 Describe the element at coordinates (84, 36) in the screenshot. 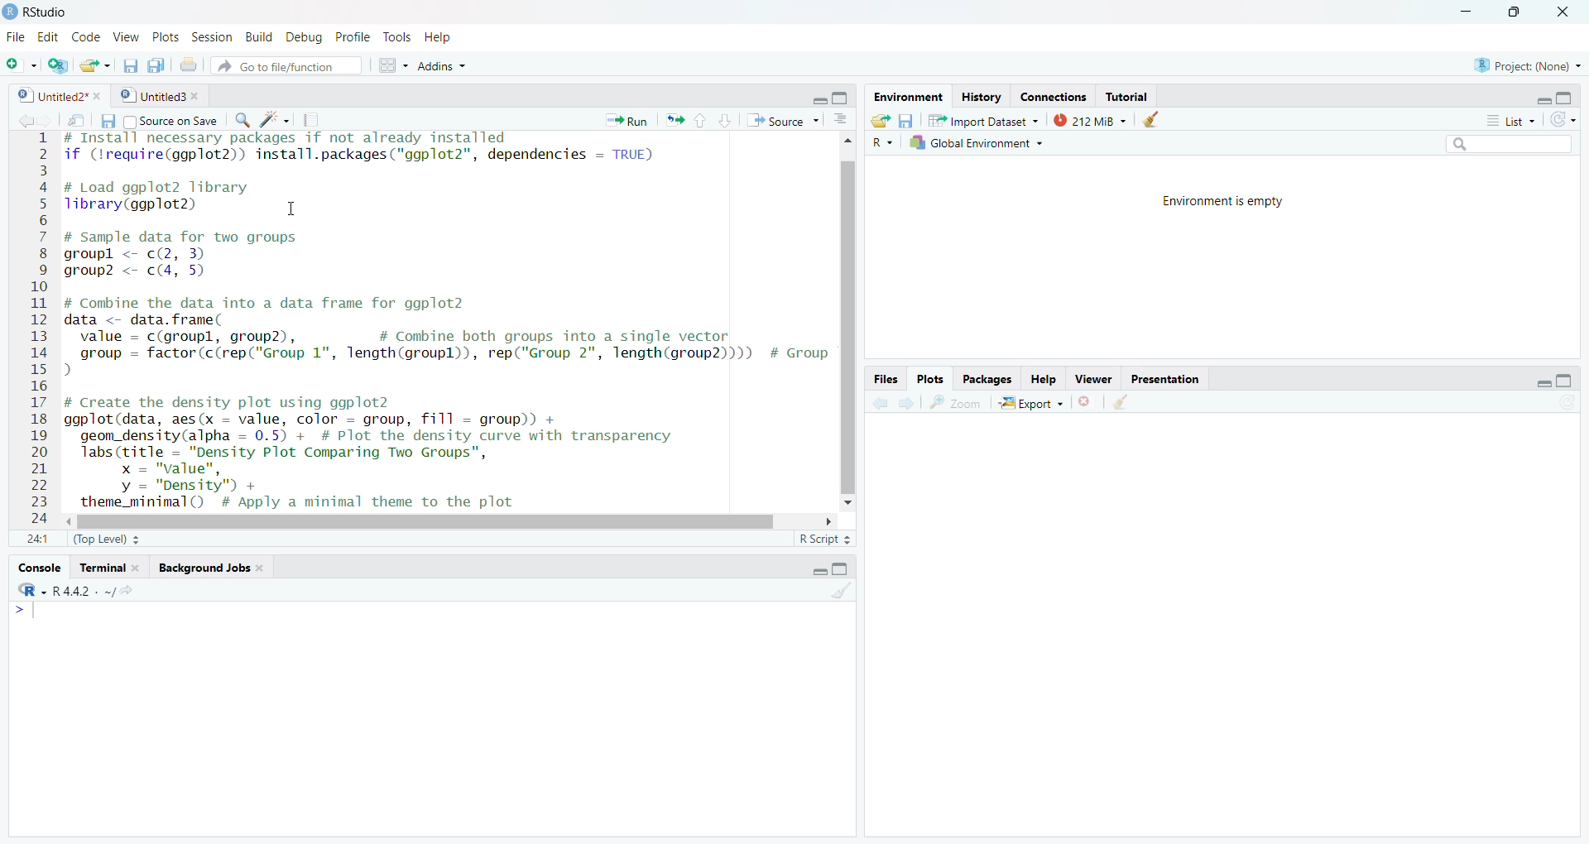

I see `code` at that location.